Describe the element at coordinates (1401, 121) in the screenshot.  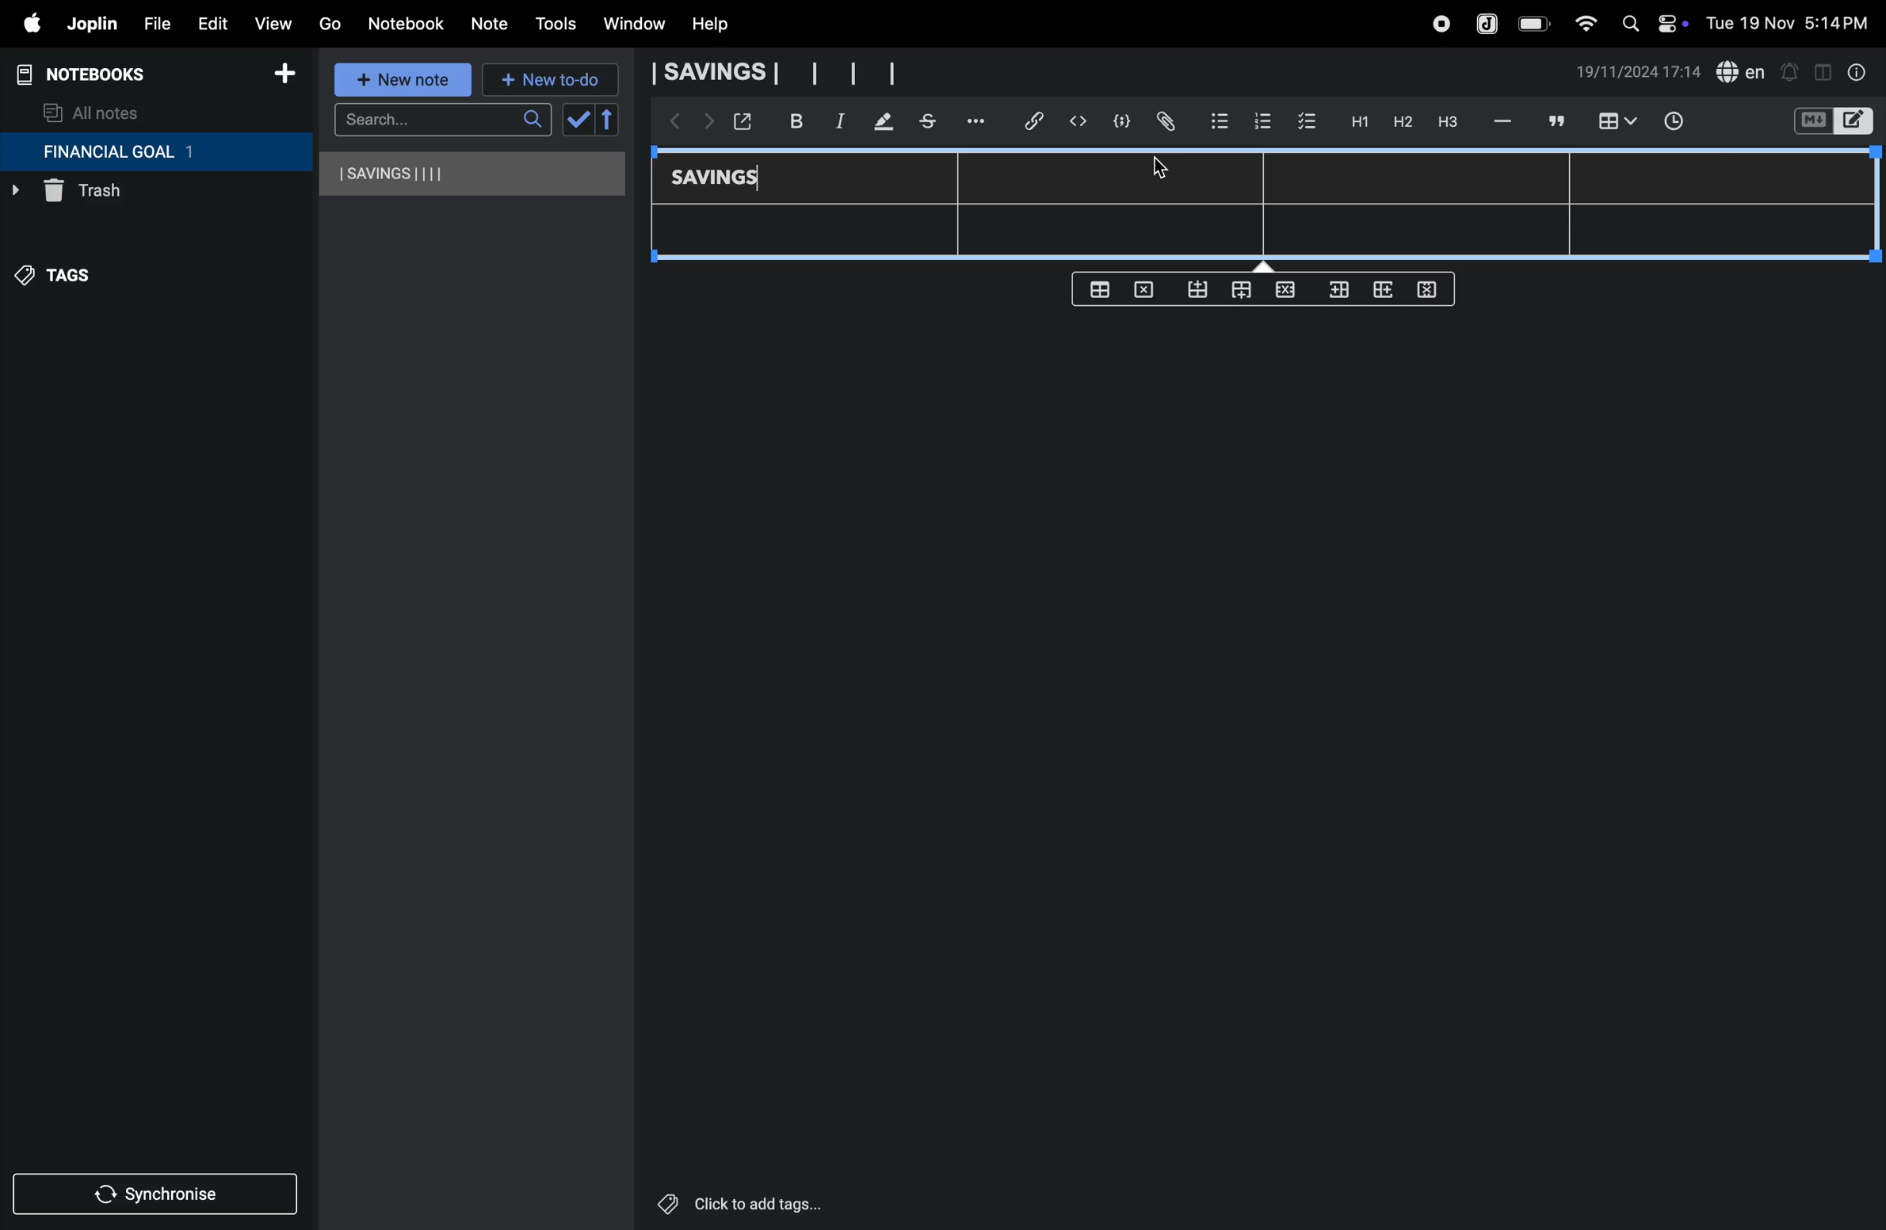
I see `h2` at that location.